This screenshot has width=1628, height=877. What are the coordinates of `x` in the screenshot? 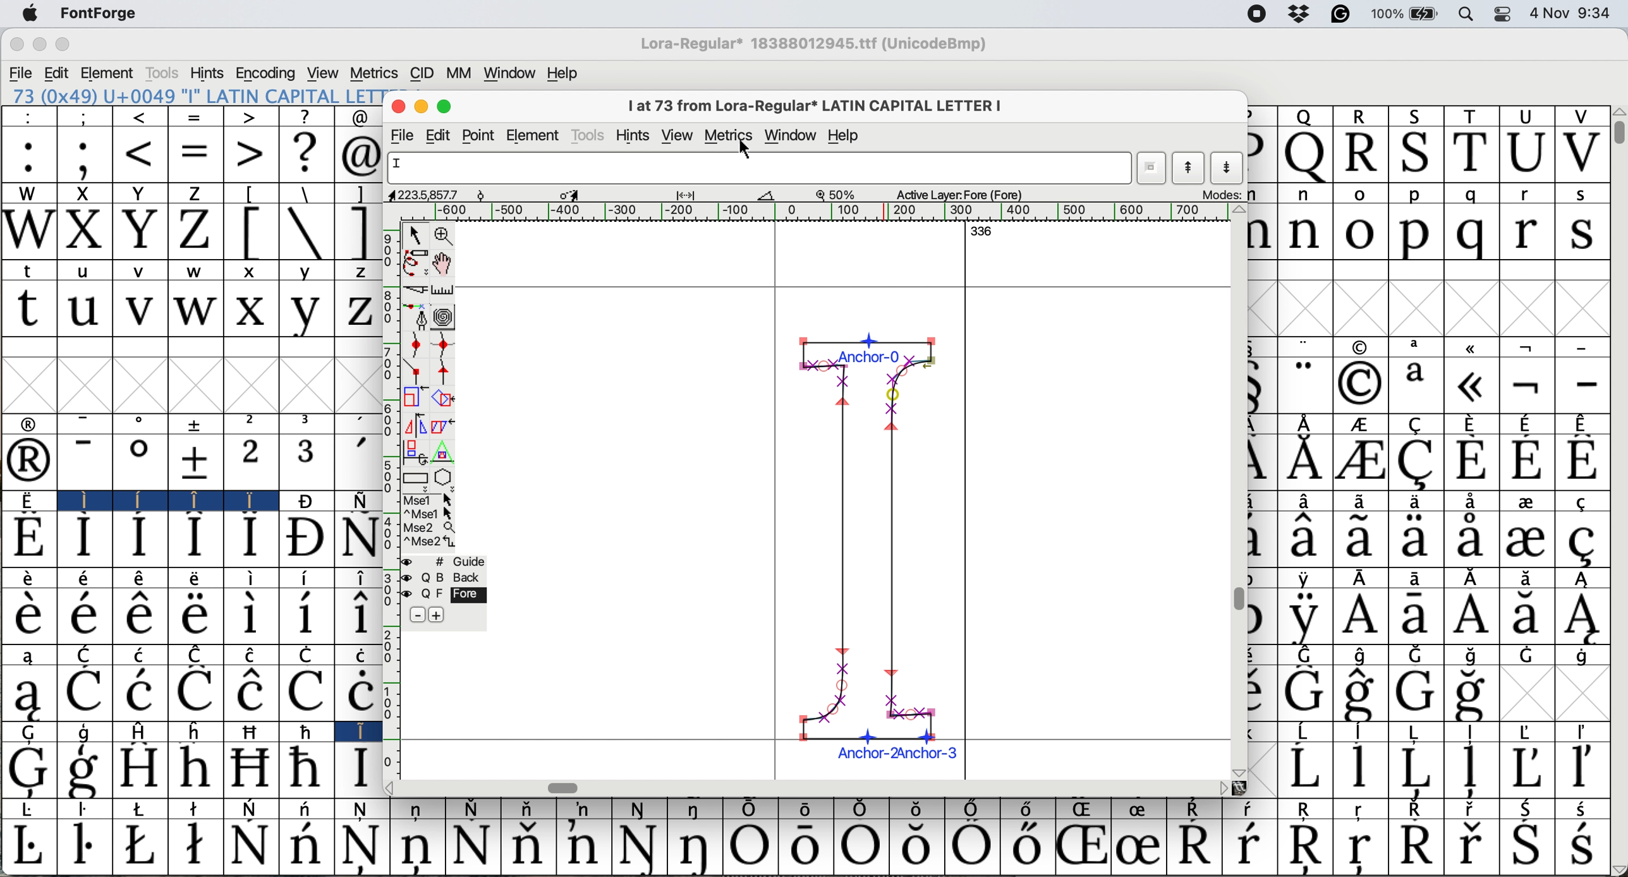 It's located at (253, 270).